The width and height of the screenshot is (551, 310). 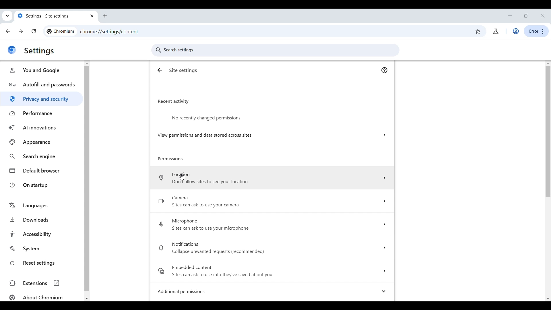 What do you see at coordinates (275, 50) in the screenshot?
I see `Search settings` at bounding box center [275, 50].